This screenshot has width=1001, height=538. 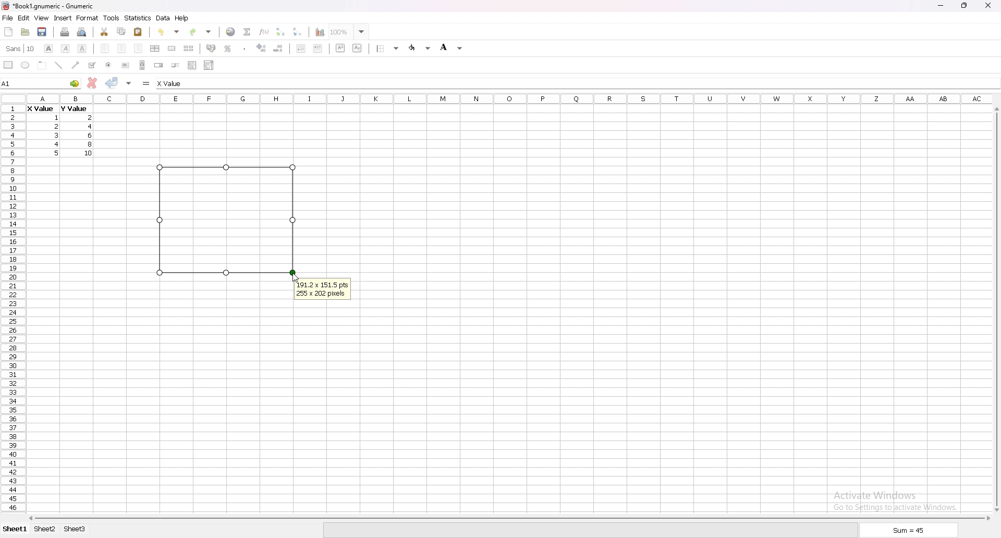 What do you see at coordinates (57, 118) in the screenshot?
I see `value` at bounding box center [57, 118].